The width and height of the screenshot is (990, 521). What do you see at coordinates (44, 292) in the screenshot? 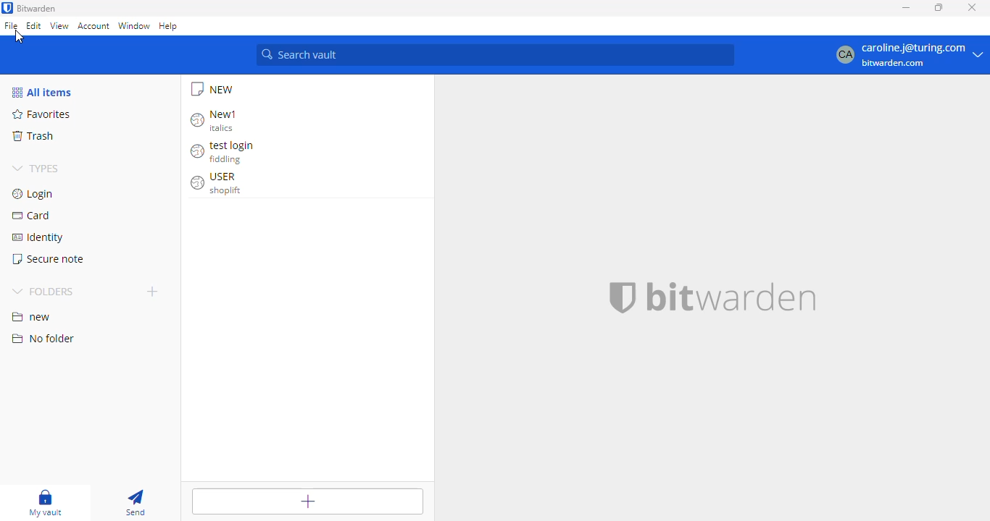
I see `folders` at bounding box center [44, 292].